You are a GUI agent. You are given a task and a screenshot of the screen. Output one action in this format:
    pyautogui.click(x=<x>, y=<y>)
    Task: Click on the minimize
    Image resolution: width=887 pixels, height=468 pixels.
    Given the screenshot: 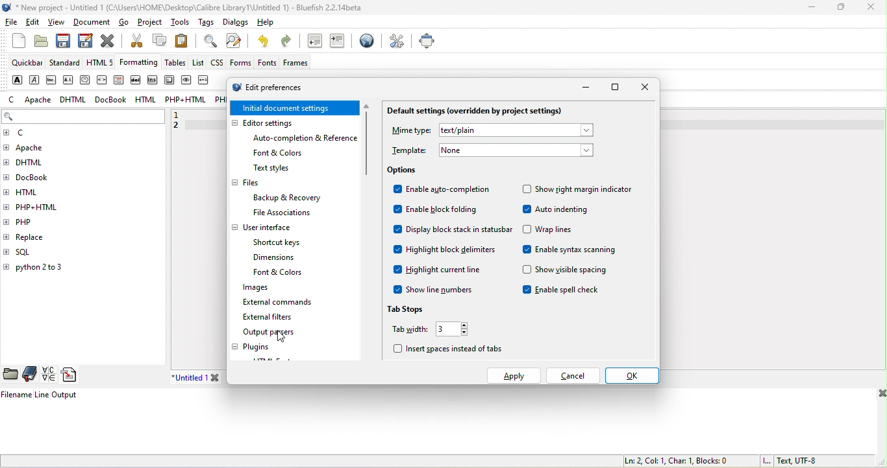 What is the action you would take?
    pyautogui.click(x=587, y=88)
    